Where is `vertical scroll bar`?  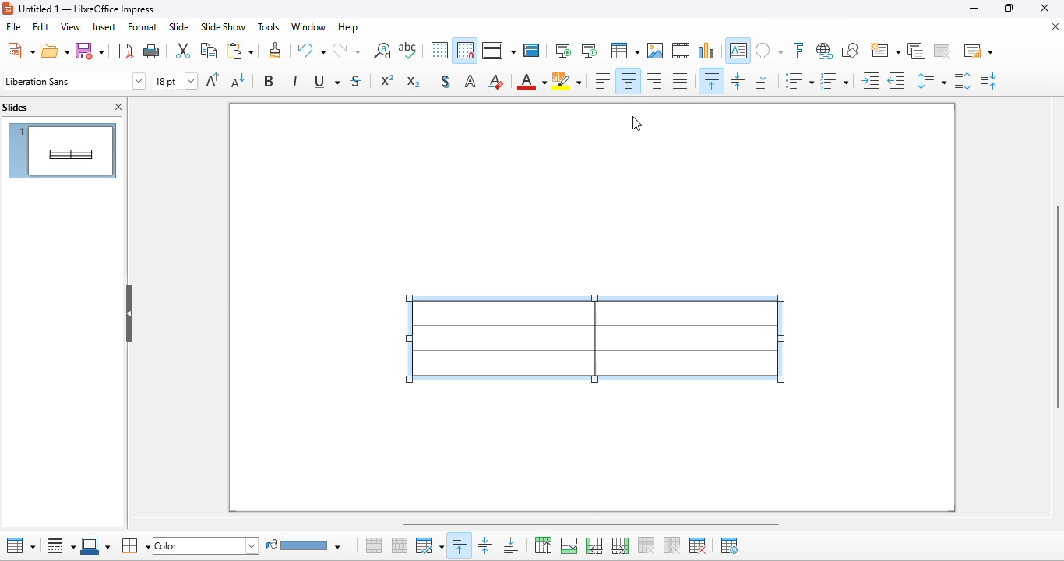
vertical scroll bar is located at coordinates (1056, 306).